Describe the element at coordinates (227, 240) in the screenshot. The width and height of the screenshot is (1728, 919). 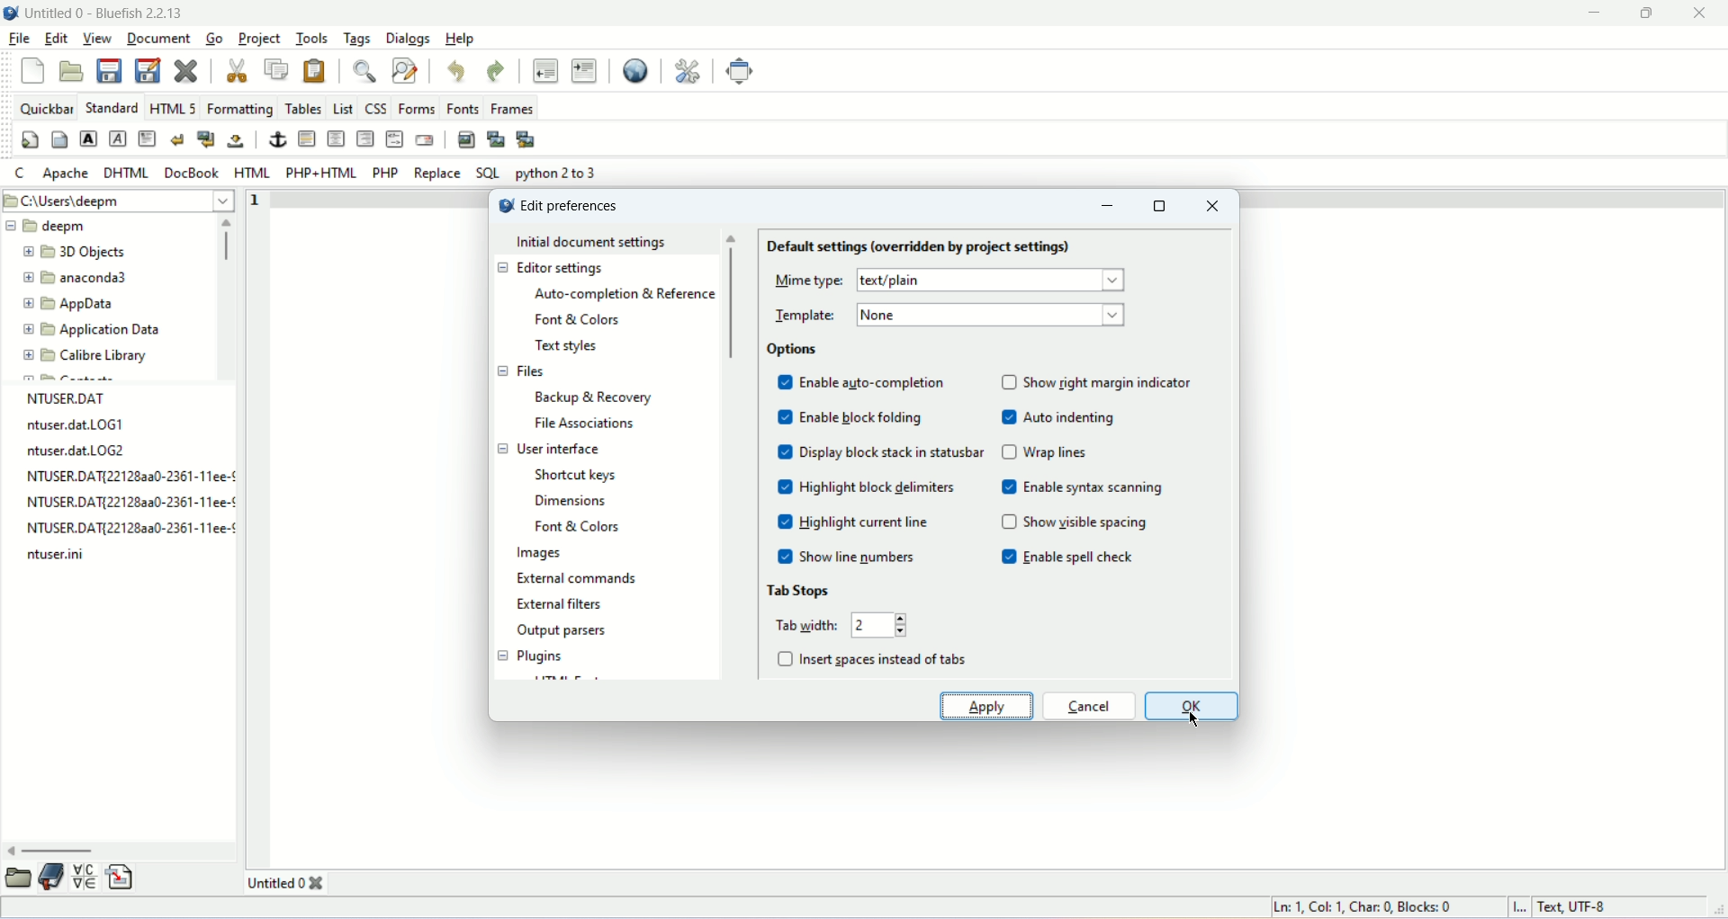
I see `vertical scroll bar` at that location.